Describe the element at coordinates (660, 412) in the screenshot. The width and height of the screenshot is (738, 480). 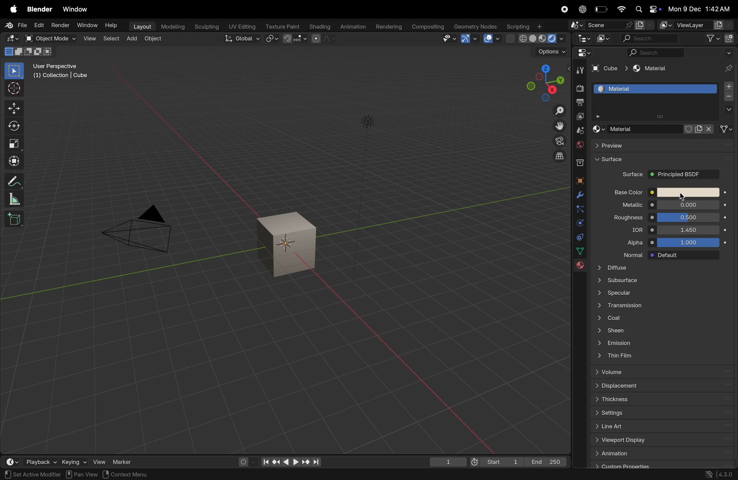
I see `settings` at that location.